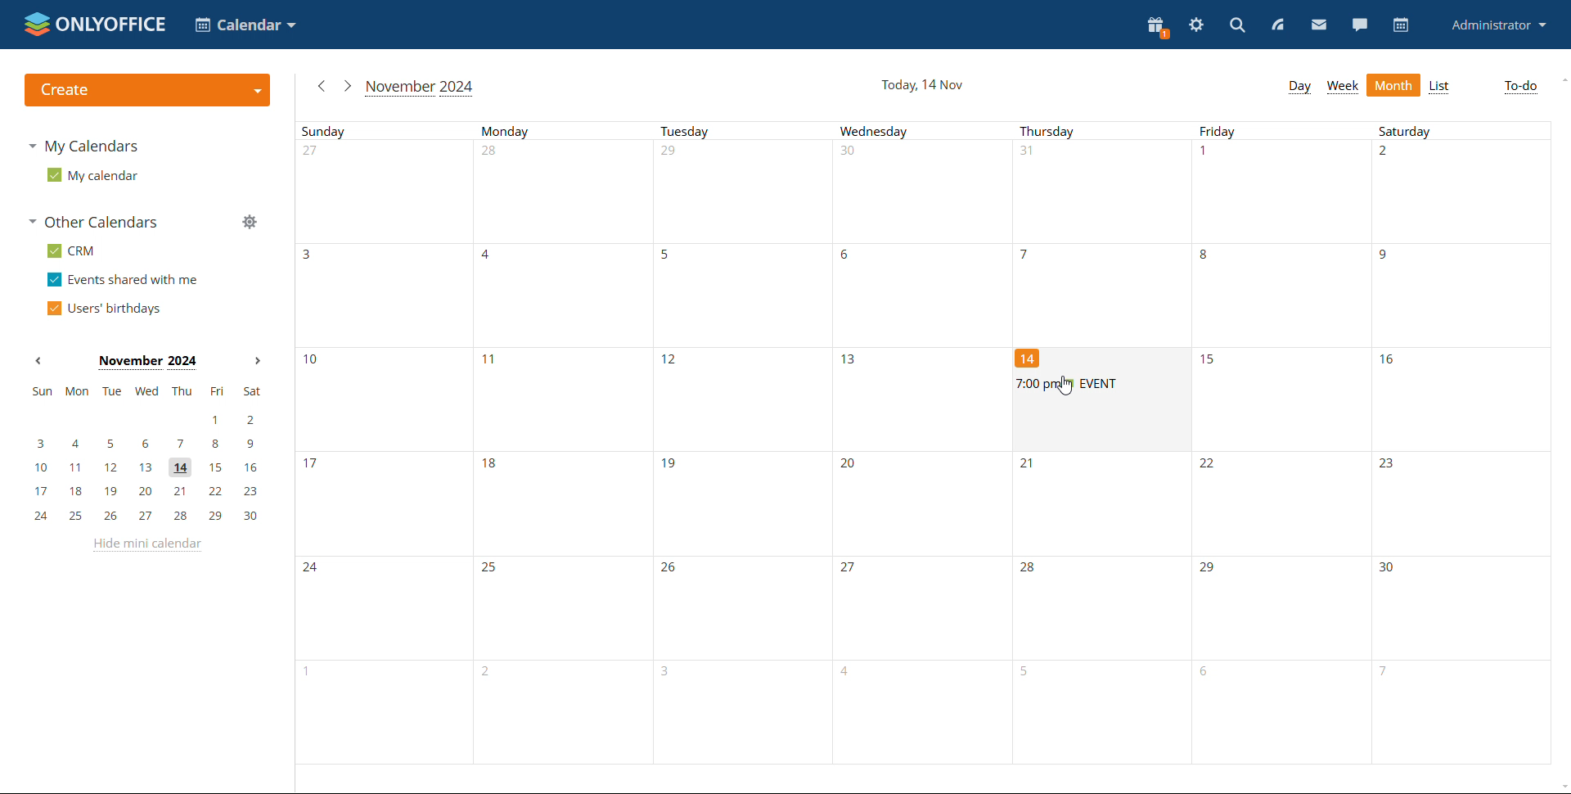 This screenshot has height=794, width=1571. What do you see at coordinates (346, 86) in the screenshot?
I see `next month` at bounding box center [346, 86].